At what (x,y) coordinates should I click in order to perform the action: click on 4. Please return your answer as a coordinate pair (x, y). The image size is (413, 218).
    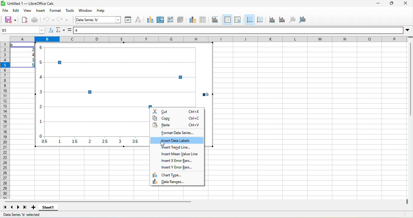
    Looking at the image, I should click on (32, 55).